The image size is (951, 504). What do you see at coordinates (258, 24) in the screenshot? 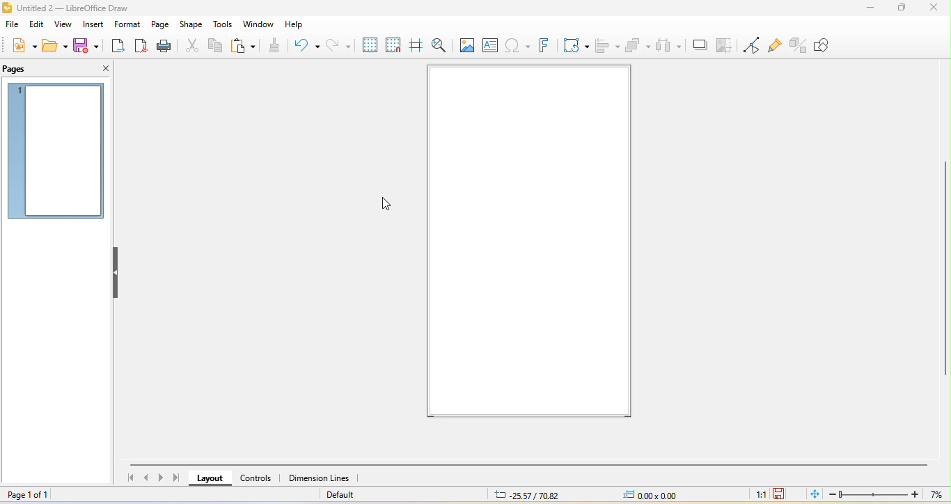
I see `window` at bounding box center [258, 24].